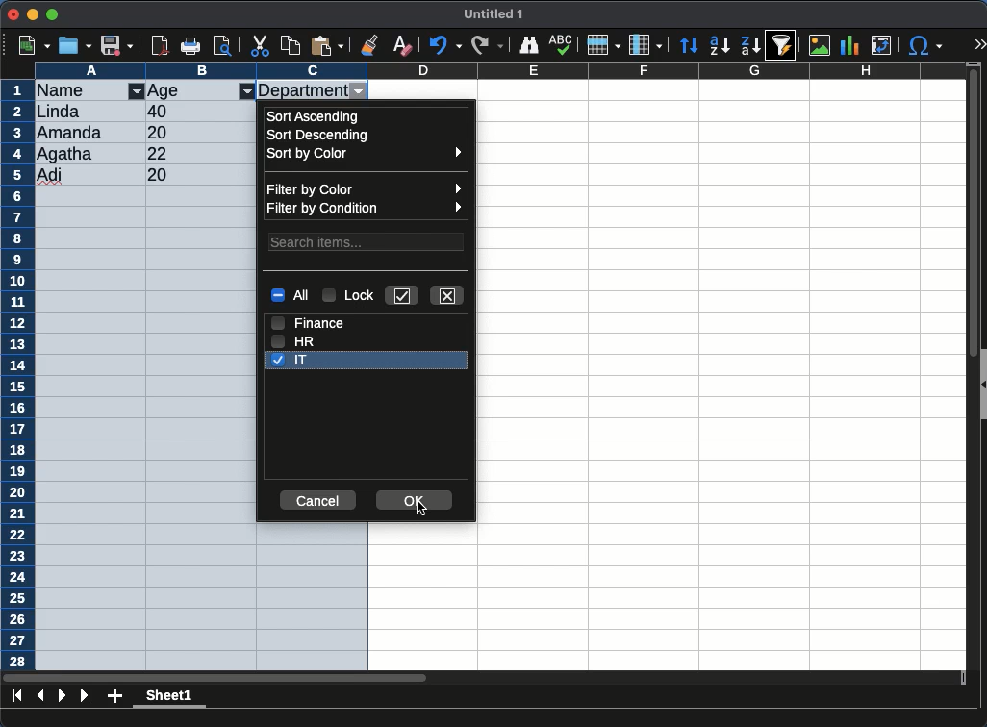 Image resolution: width=987 pixels, height=727 pixels. What do you see at coordinates (364, 156) in the screenshot?
I see `sort by color` at bounding box center [364, 156].